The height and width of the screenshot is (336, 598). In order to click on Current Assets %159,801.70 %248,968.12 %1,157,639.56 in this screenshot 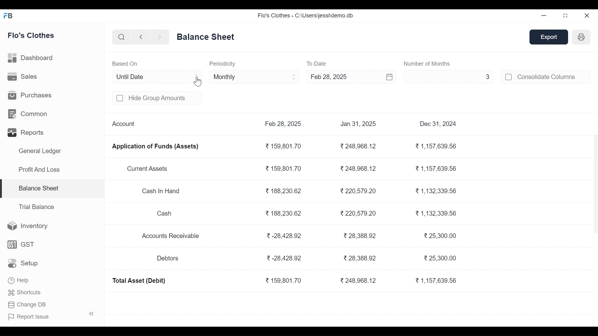, I will do `click(292, 169)`.